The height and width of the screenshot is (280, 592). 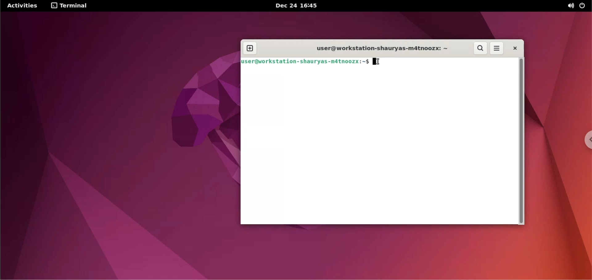 What do you see at coordinates (587, 141) in the screenshot?
I see `chrome options` at bounding box center [587, 141].